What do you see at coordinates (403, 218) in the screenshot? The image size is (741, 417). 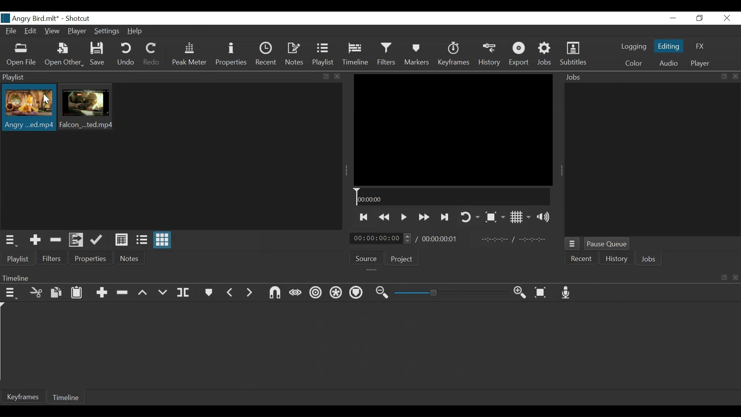 I see `Toggle play or pause (space)` at bounding box center [403, 218].